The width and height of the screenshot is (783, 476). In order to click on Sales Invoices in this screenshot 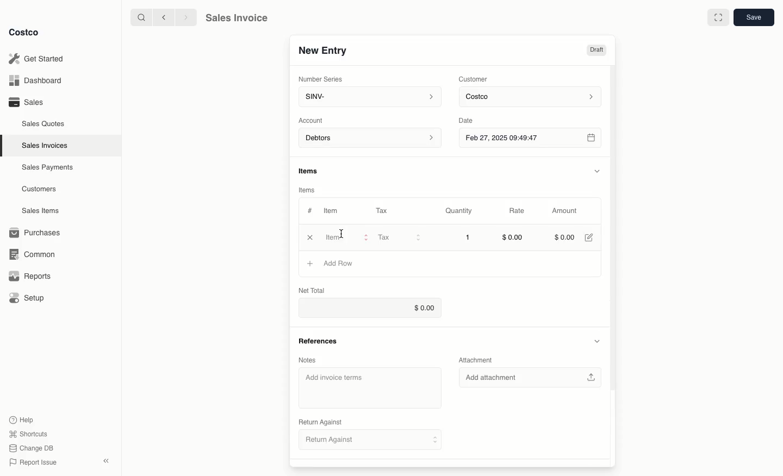, I will do `click(46, 145)`.